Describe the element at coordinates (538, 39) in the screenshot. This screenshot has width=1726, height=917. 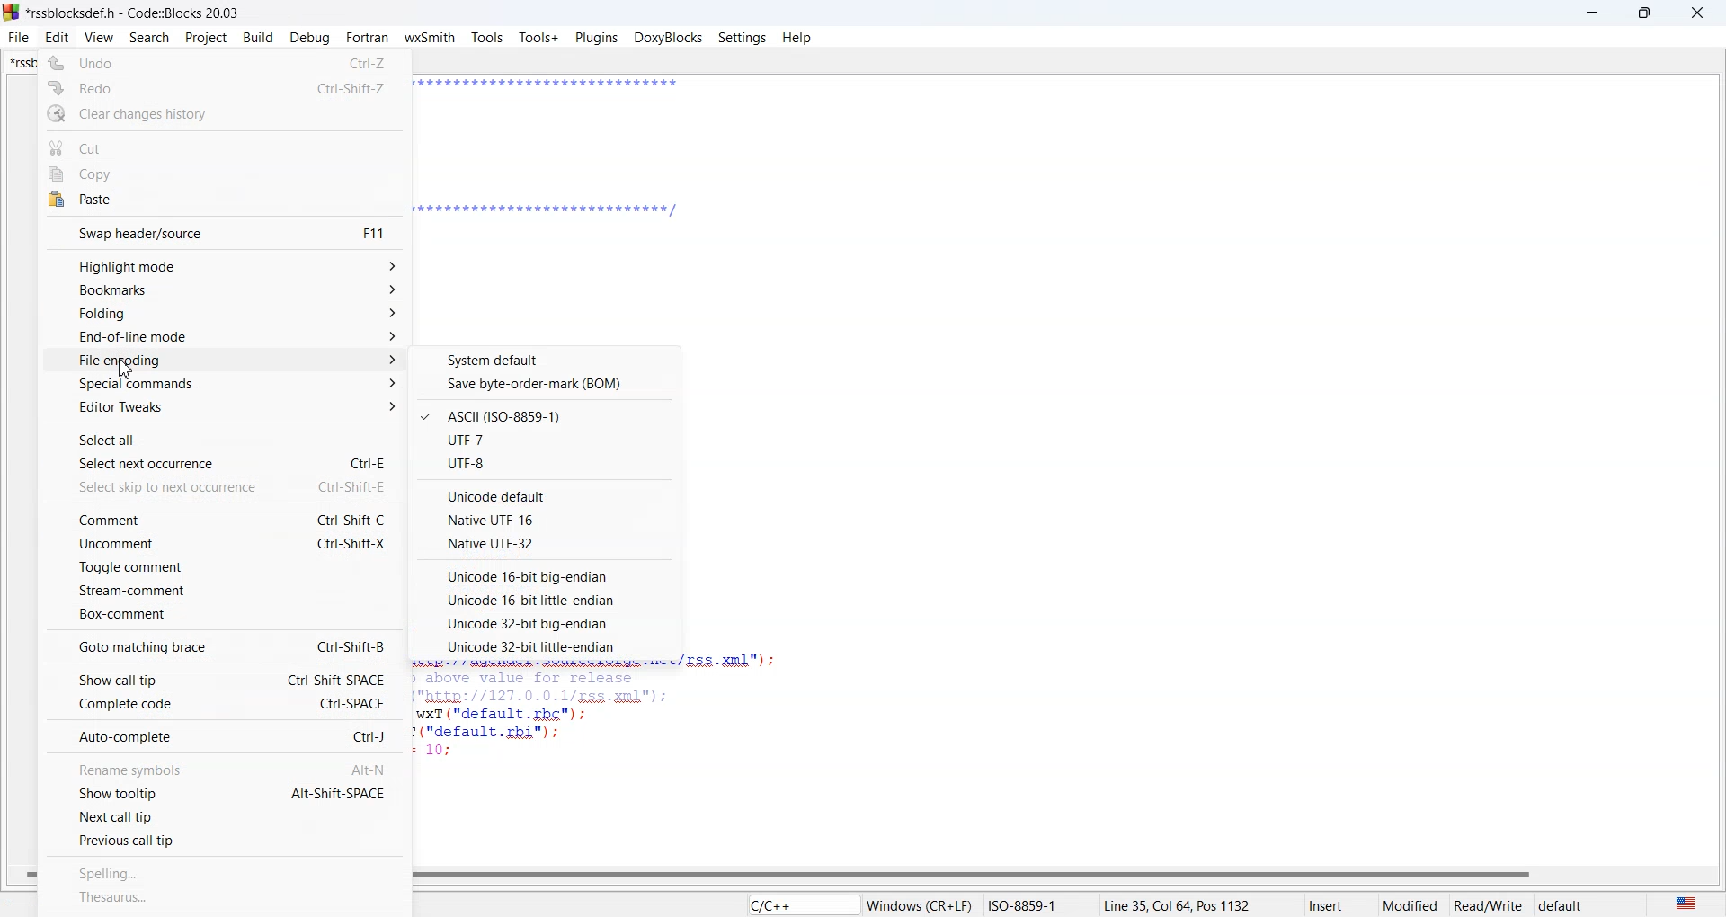
I see `Tools plus` at that location.